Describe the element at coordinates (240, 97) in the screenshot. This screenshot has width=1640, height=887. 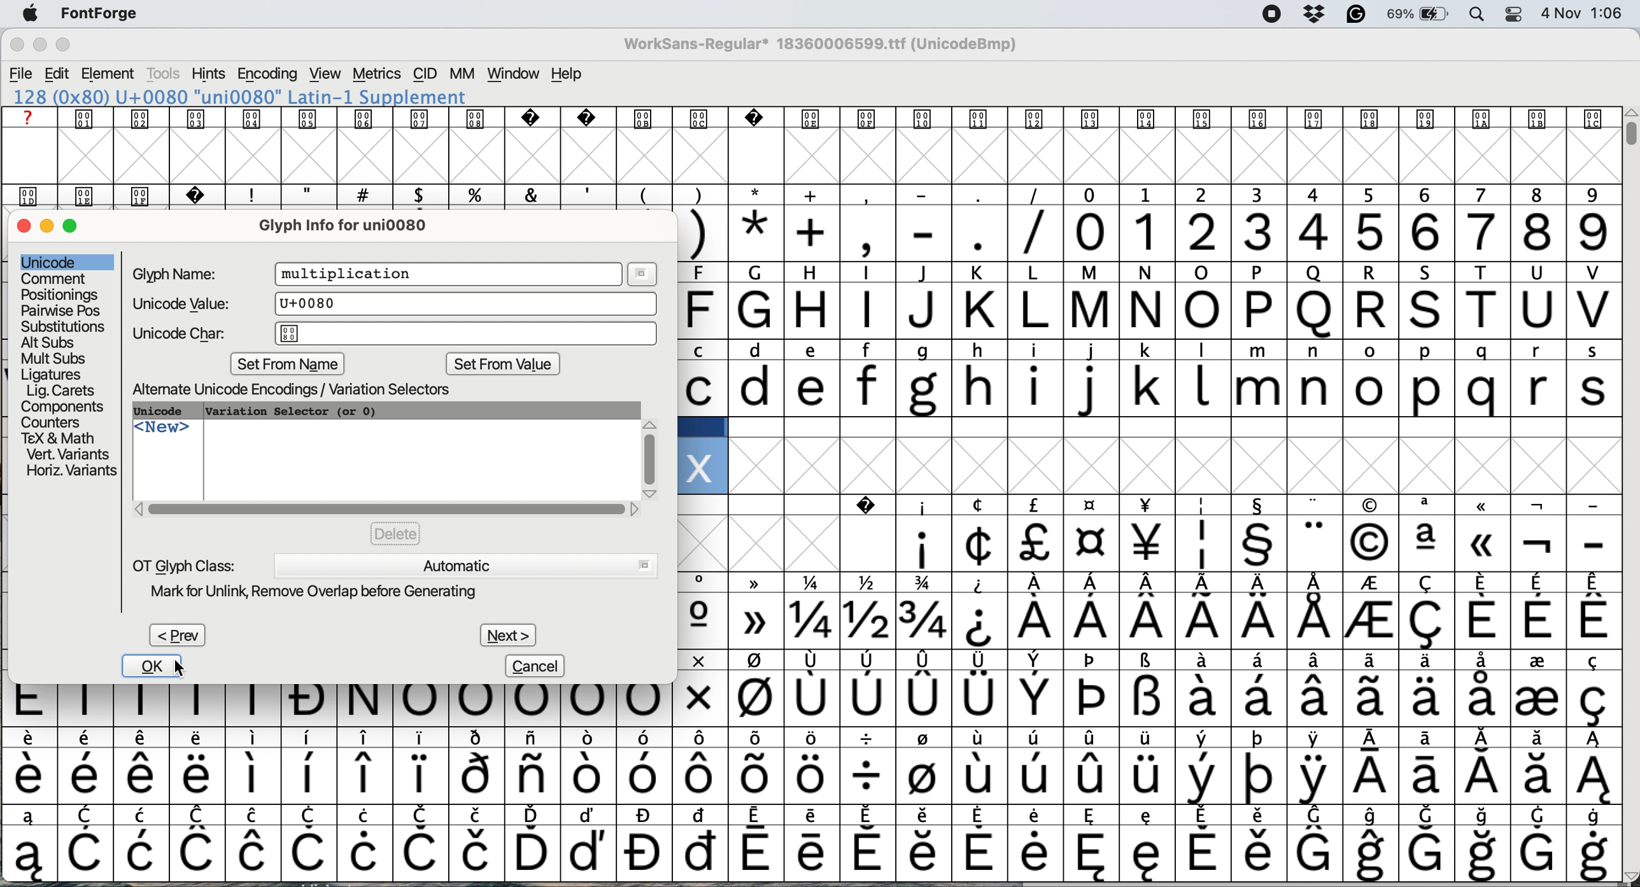
I see `120 (0x78) U+0078 "x" LATIN SMALL LETTER X` at that location.